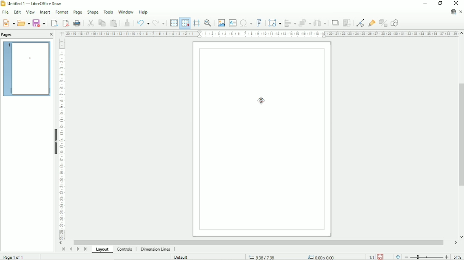  Describe the element at coordinates (62, 243) in the screenshot. I see `Horizontal scroll button` at that location.